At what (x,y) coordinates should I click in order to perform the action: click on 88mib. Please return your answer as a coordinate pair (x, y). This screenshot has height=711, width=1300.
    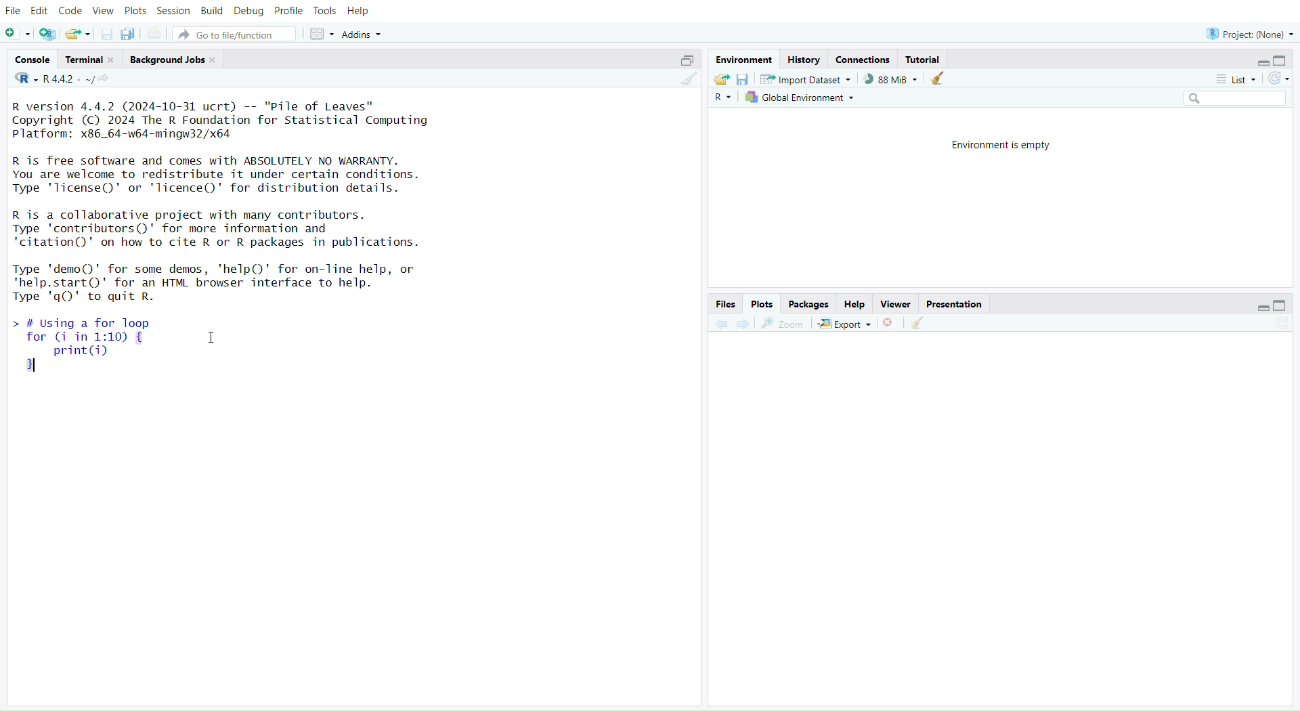
    Looking at the image, I should click on (891, 80).